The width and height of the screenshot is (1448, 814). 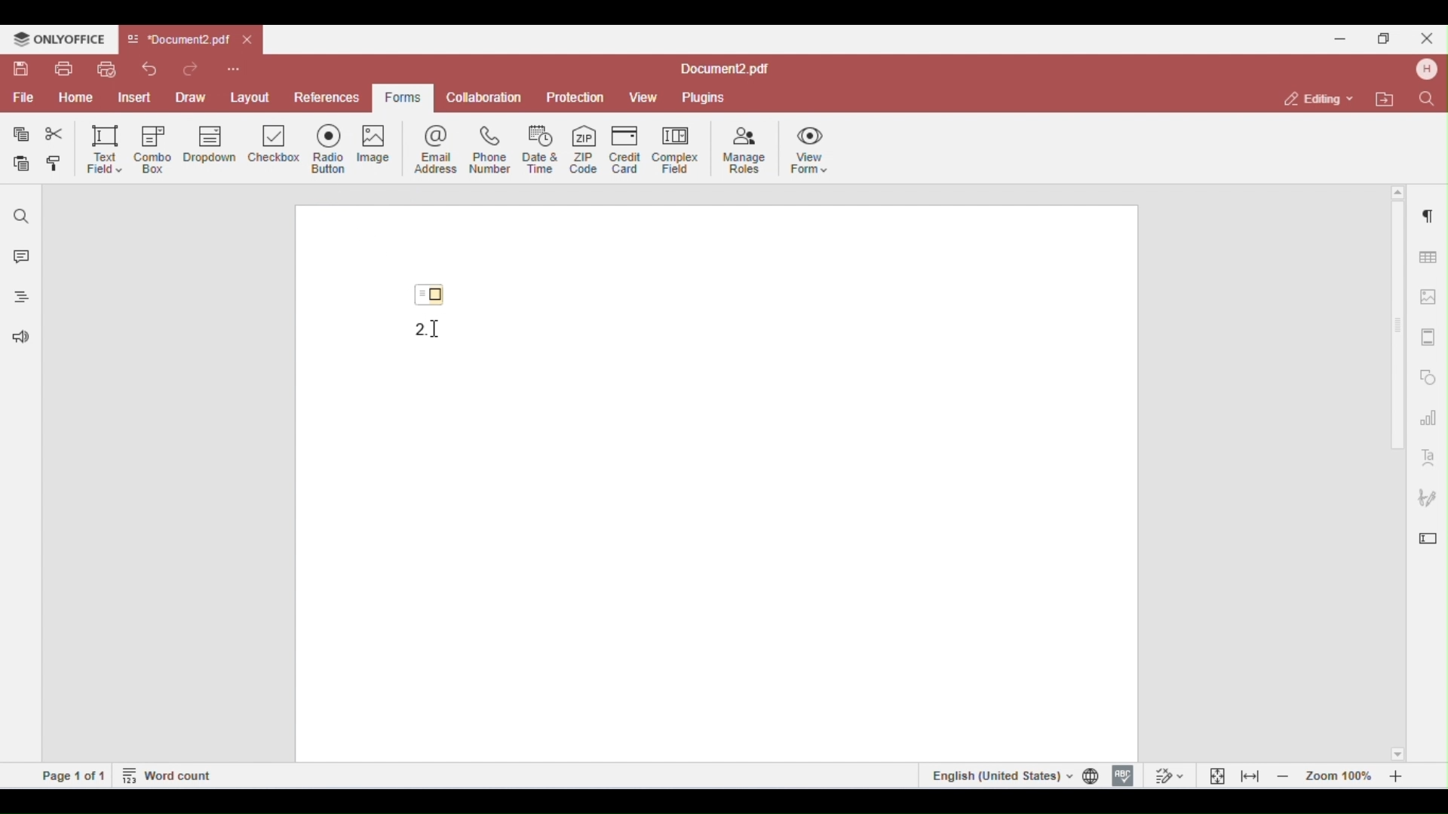 I want to click on fit to width, so click(x=1250, y=776).